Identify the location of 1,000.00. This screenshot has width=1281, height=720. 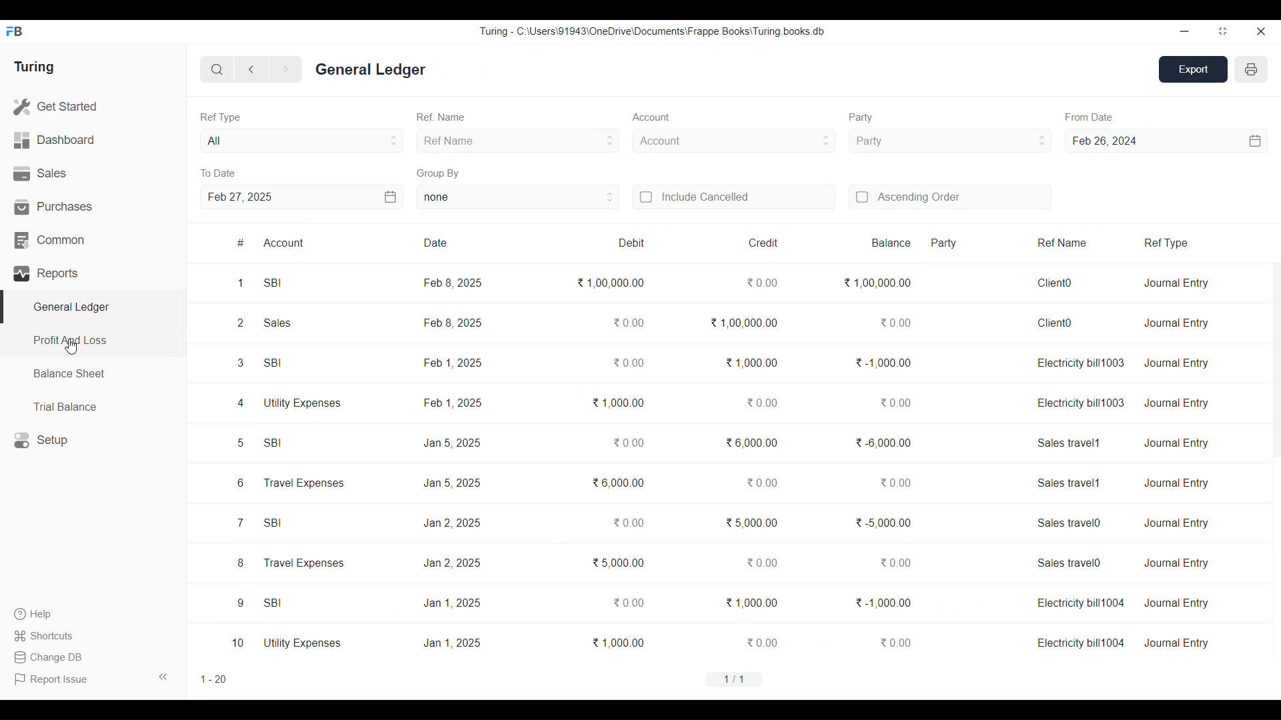
(618, 403).